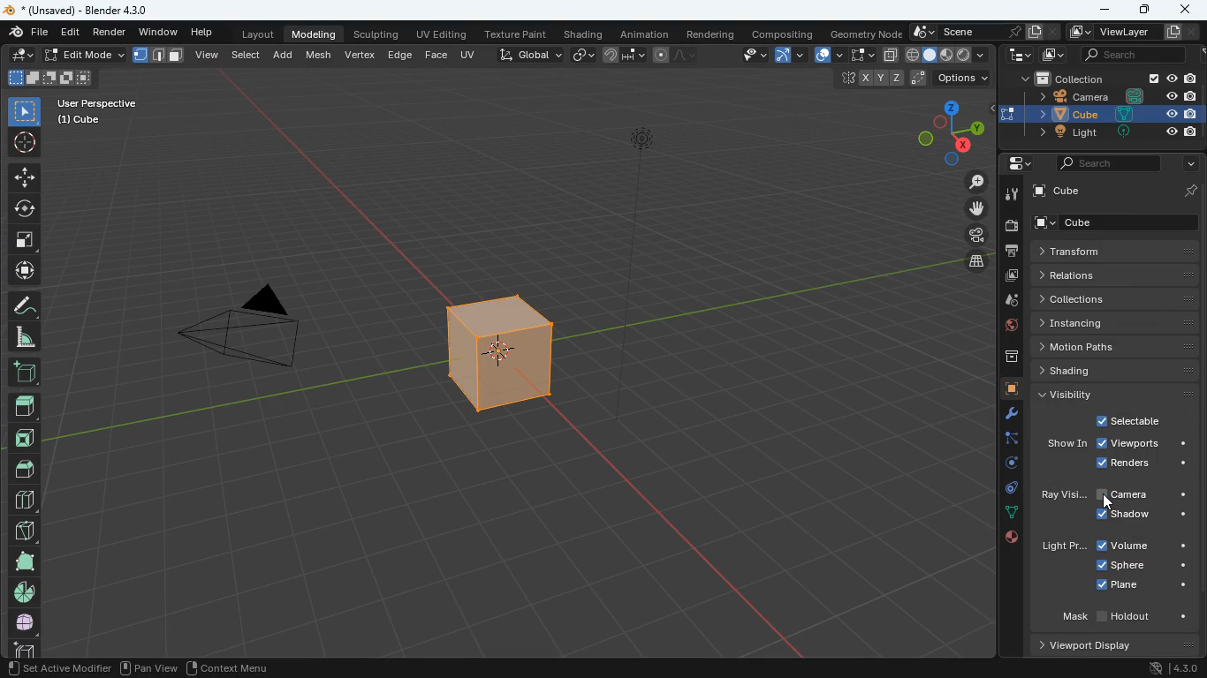  What do you see at coordinates (1005, 440) in the screenshot?
I see `edge` at bounding box center [1005, 440].